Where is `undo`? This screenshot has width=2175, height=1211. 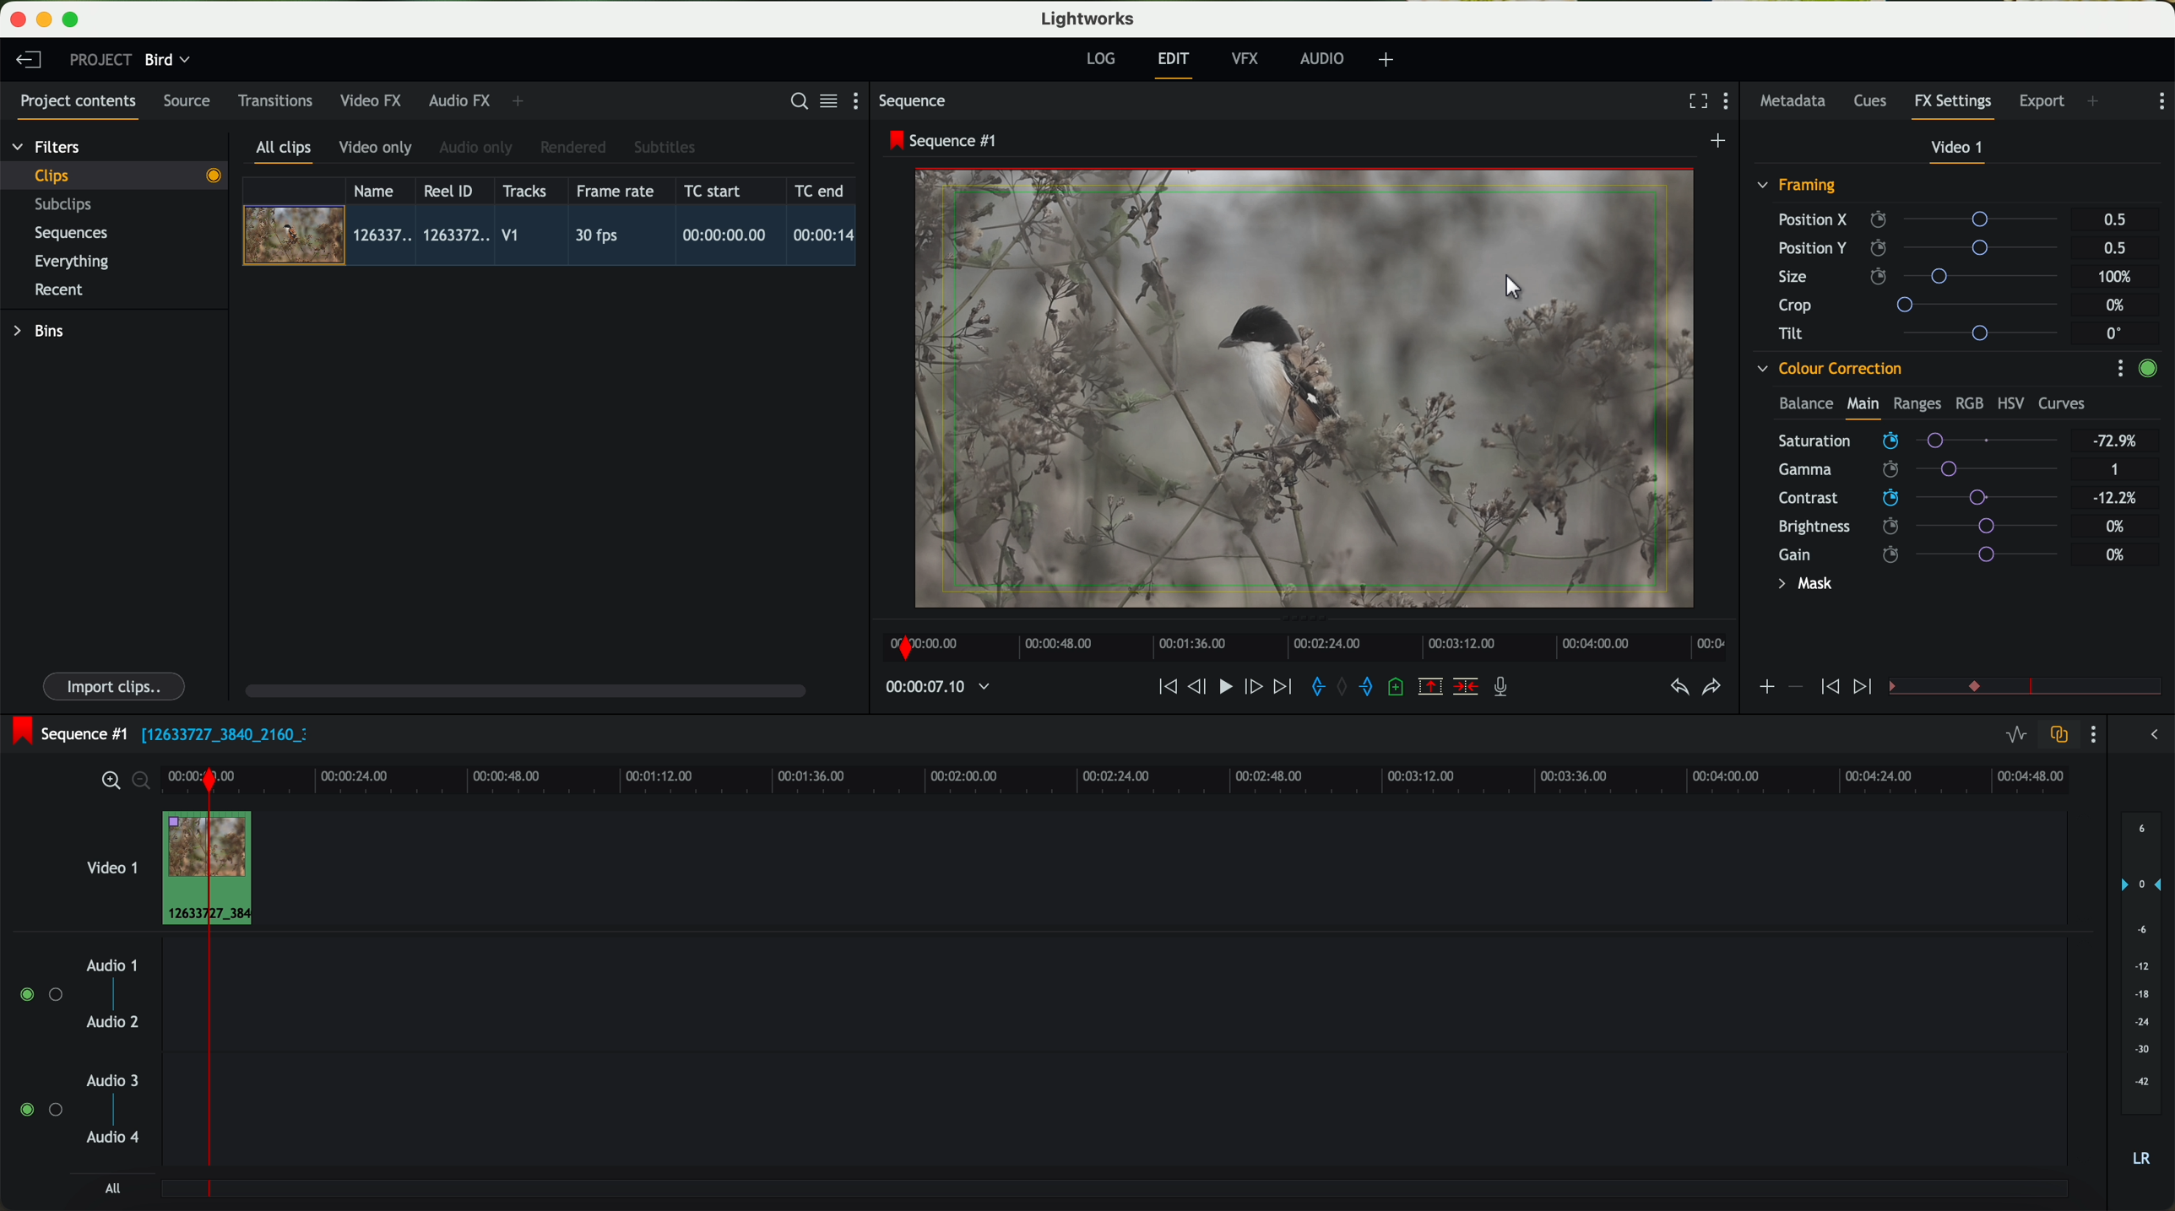
undo is located at coordinates (1678, 688).